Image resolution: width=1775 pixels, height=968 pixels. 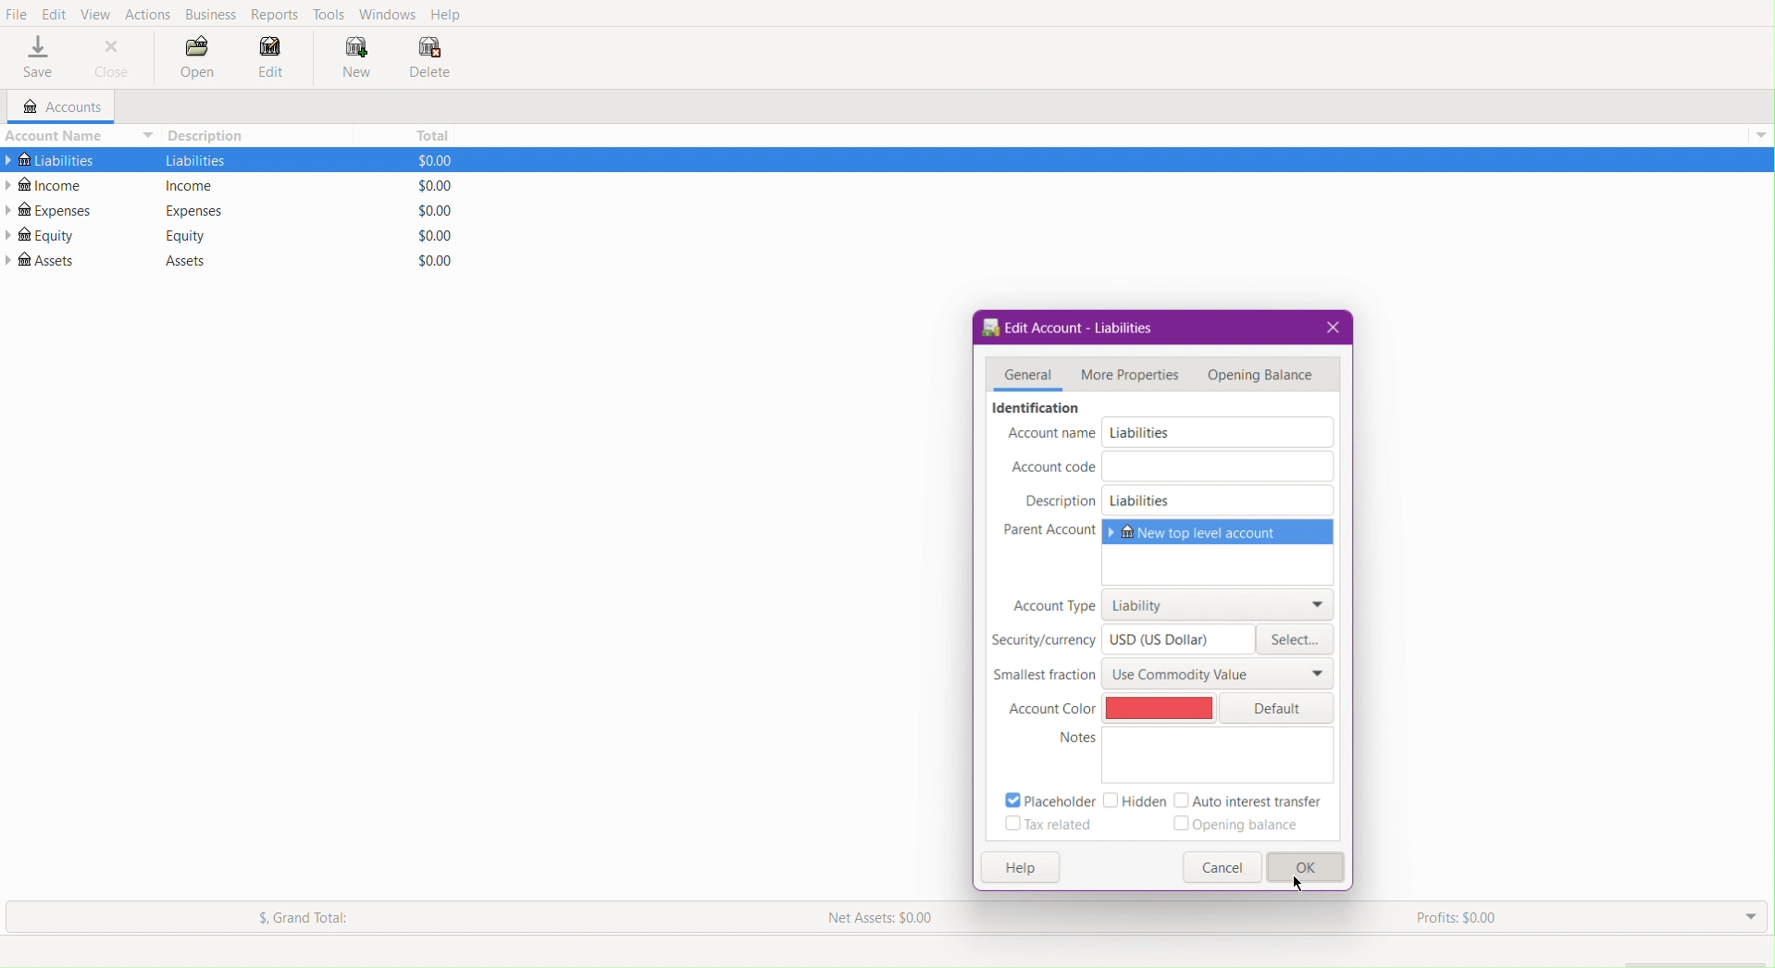 What do you see at coordinates (1141, 500) in the screenshot?
I see `Liabilities` at bounding box center [1141, 500].